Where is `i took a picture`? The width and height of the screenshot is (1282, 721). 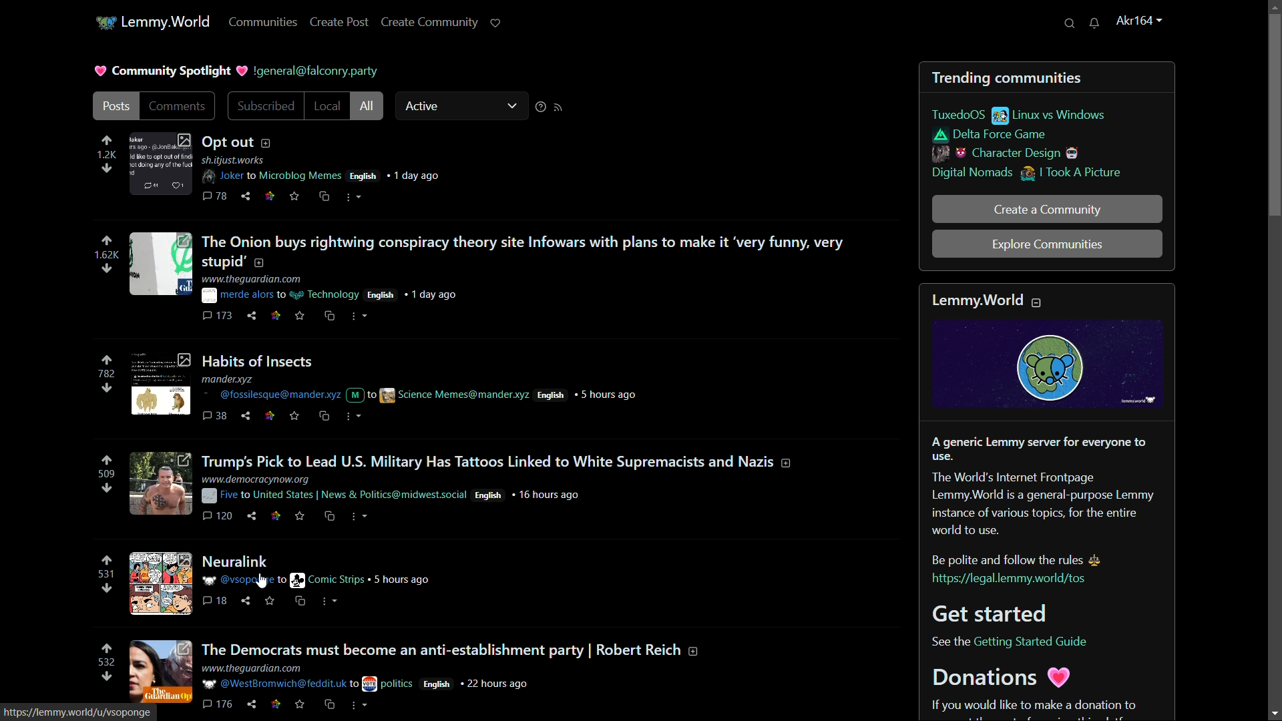
i took a picture is located at coordinates (1084, 173).